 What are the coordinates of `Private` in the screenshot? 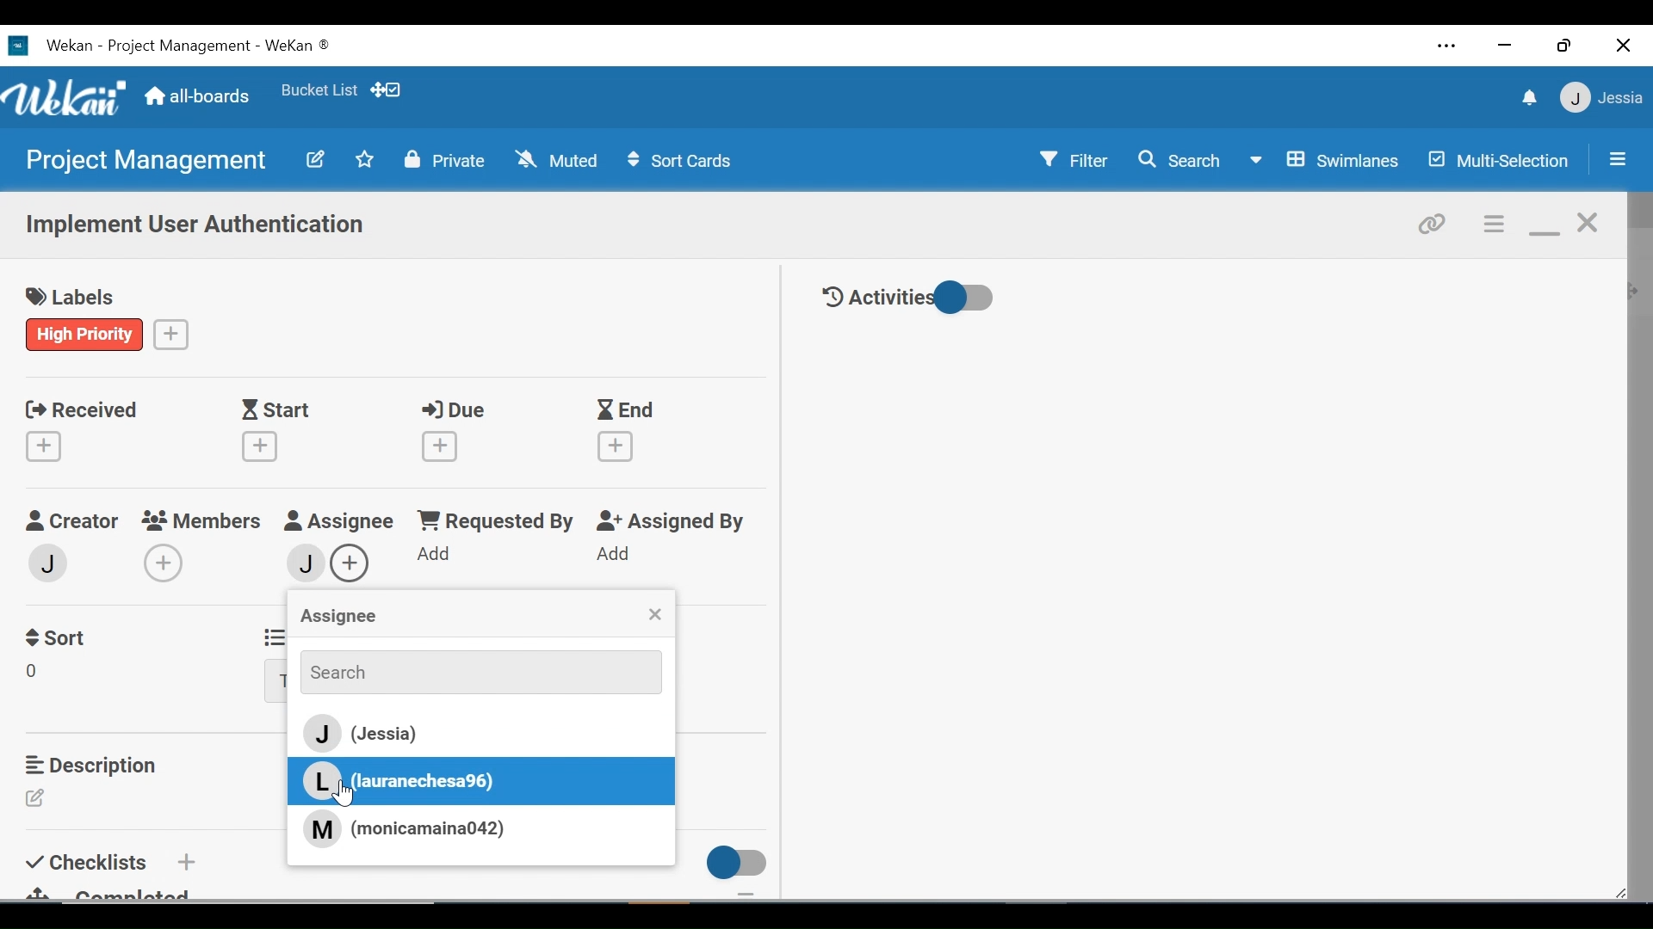 It's located at (445, 159).